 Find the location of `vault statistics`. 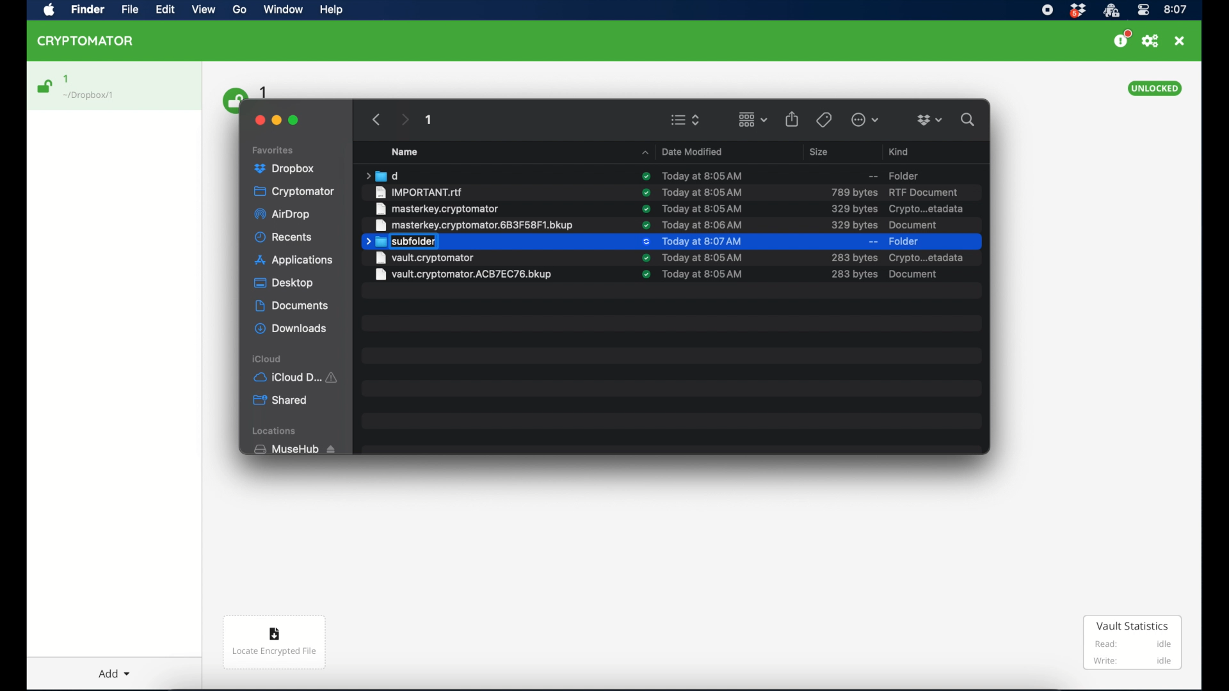

vault statistics is located at coordinates (1132, 644).